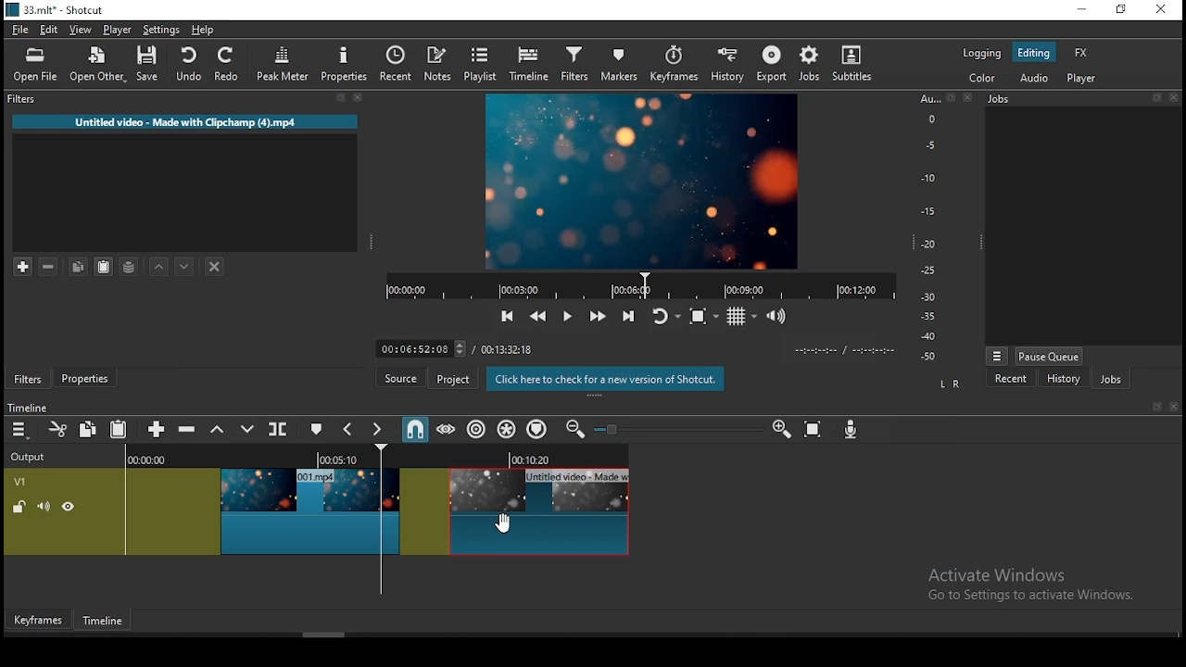 This screenshot has height=667, width=1186. What do you see at coordinates (19, 267) in the screenshot?
I see `add a filter` at bounding box center [19, 267].